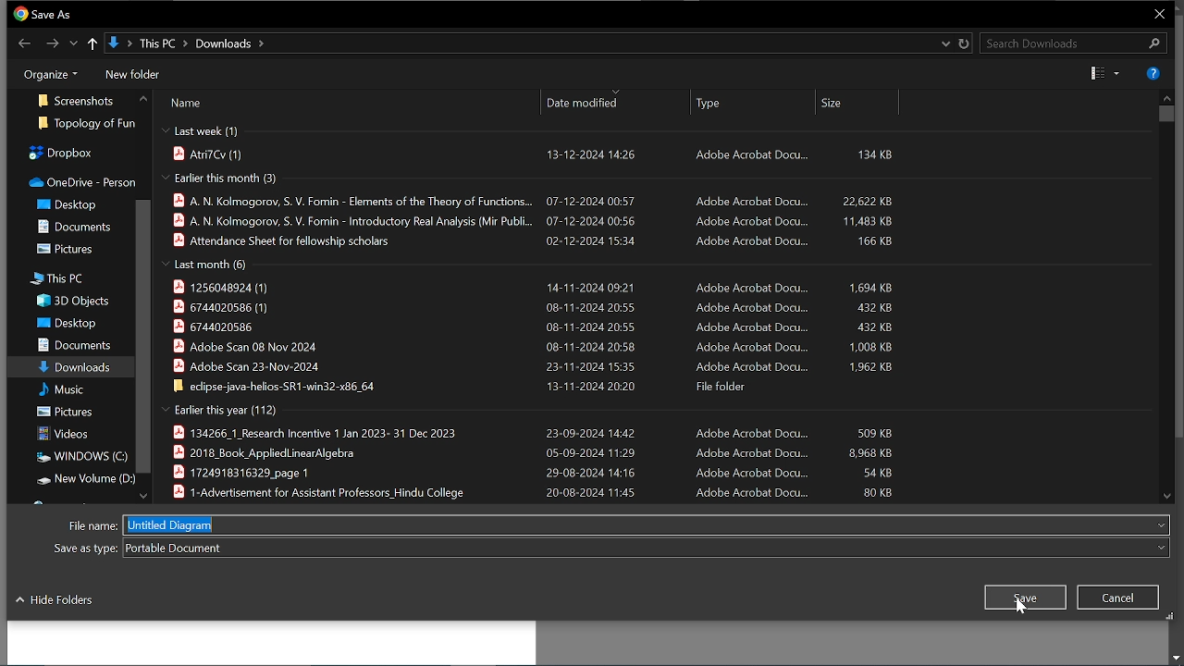 The width and height of the screenshot is (1184, 666). I want to click on Help, so click(1153, 74).